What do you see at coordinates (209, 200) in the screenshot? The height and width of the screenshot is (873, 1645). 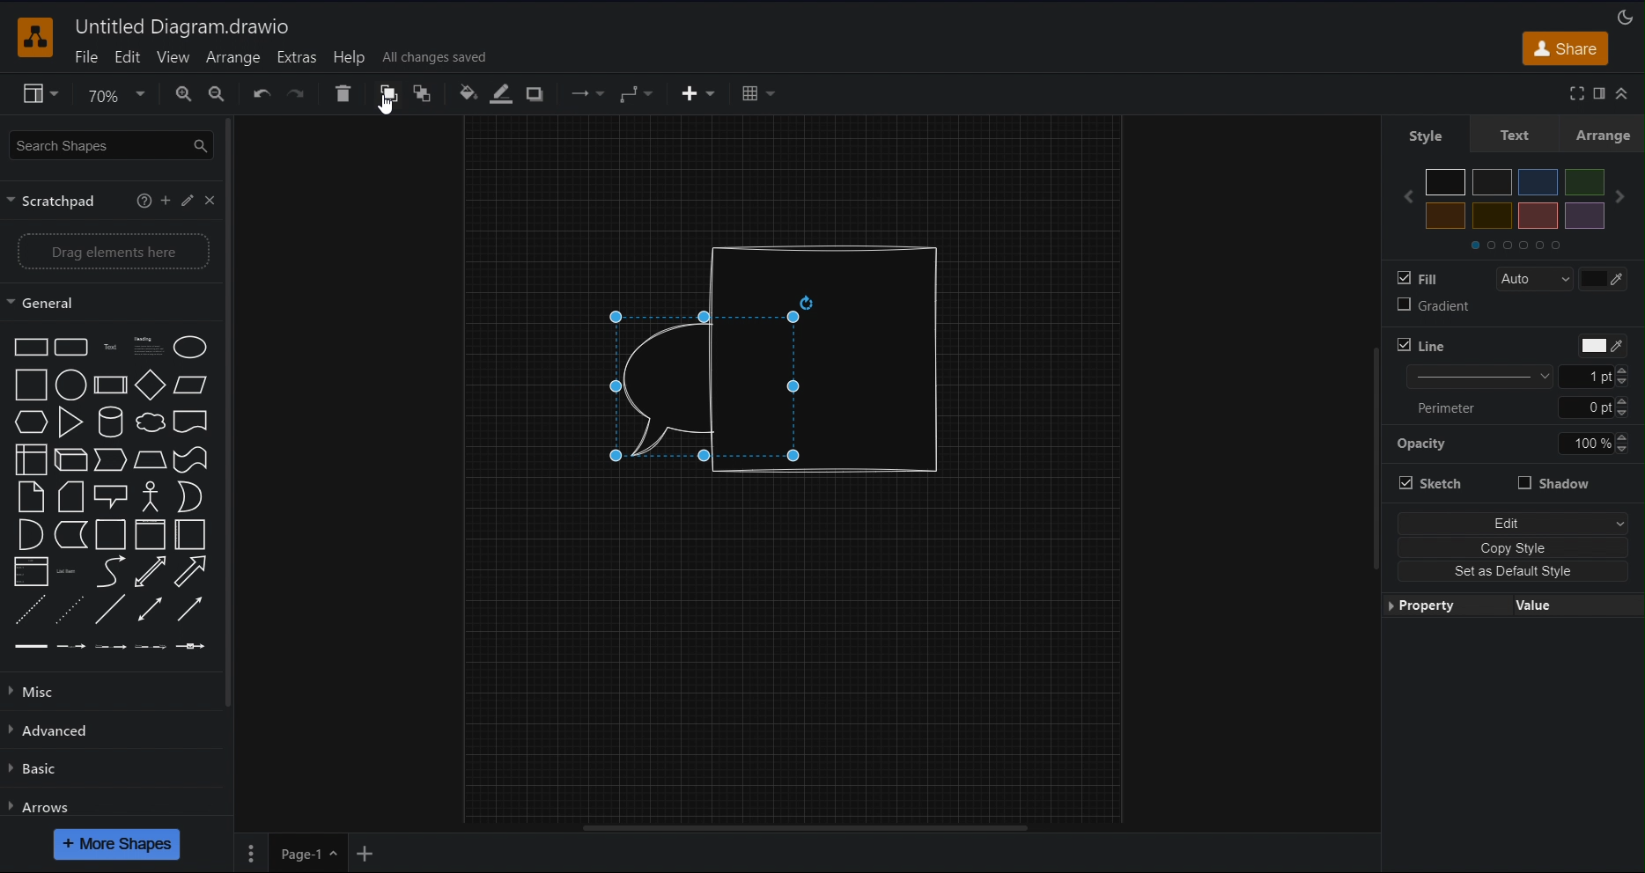 I see `Close scratchpad` at bounding box center [209, 200].